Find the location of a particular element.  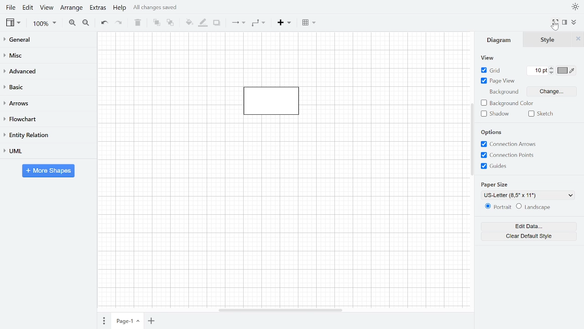

Table is located at coordinates (310, 24).